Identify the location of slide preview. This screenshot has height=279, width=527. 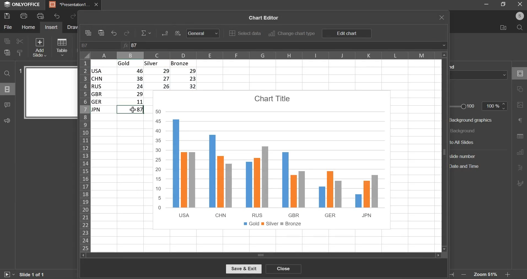
(50, 93).